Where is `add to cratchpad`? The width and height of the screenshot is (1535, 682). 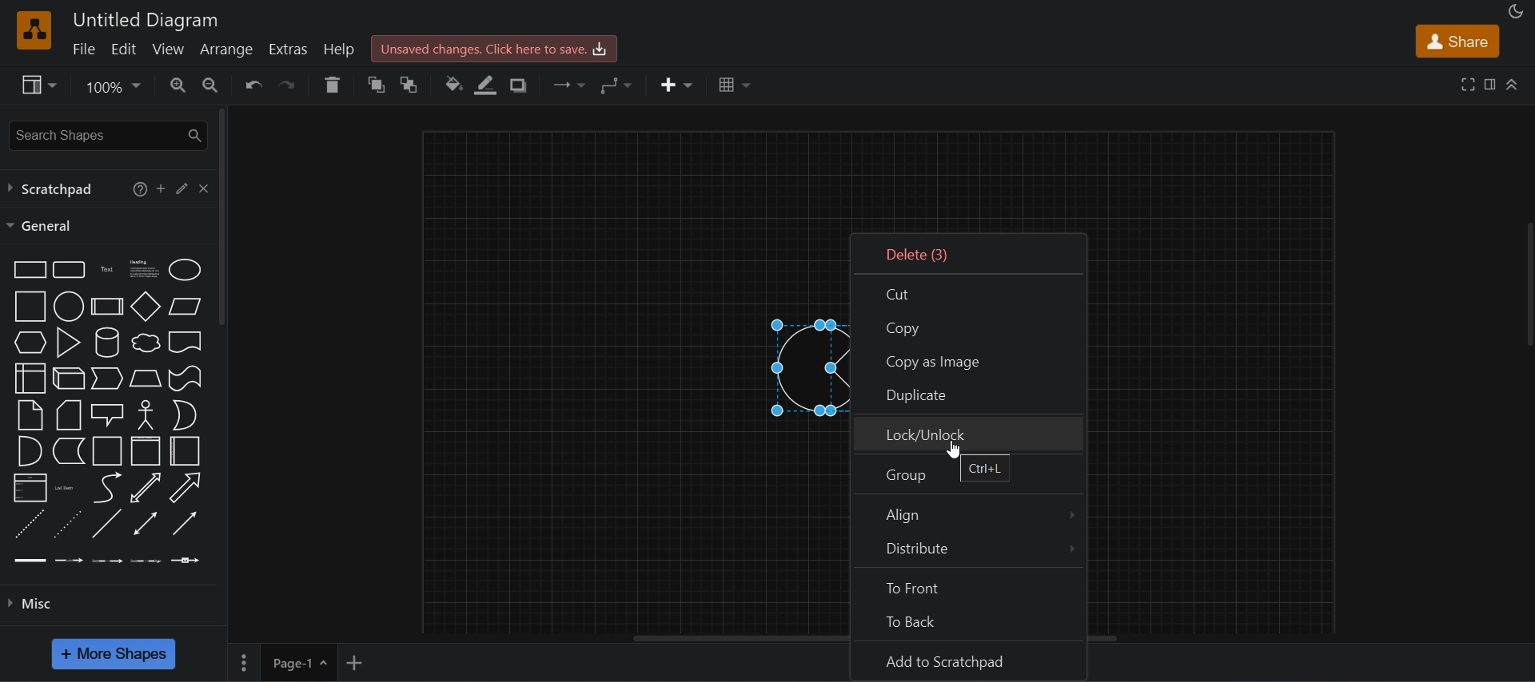 add to cratchpad is located at coordinates (965, 660).